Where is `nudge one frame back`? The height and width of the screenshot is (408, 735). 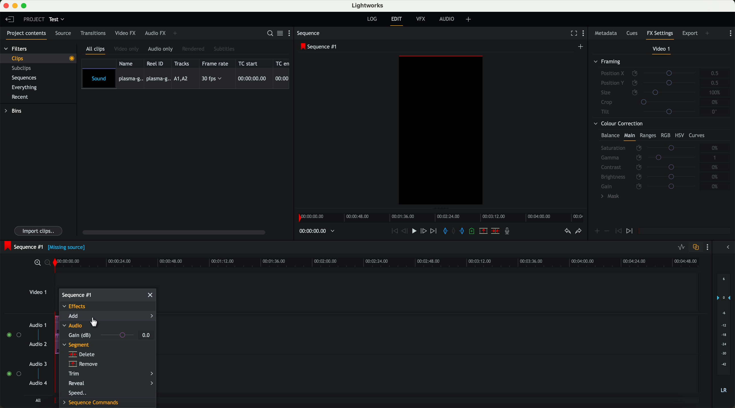
nudge one frame back is located at coordinates (406, 231).